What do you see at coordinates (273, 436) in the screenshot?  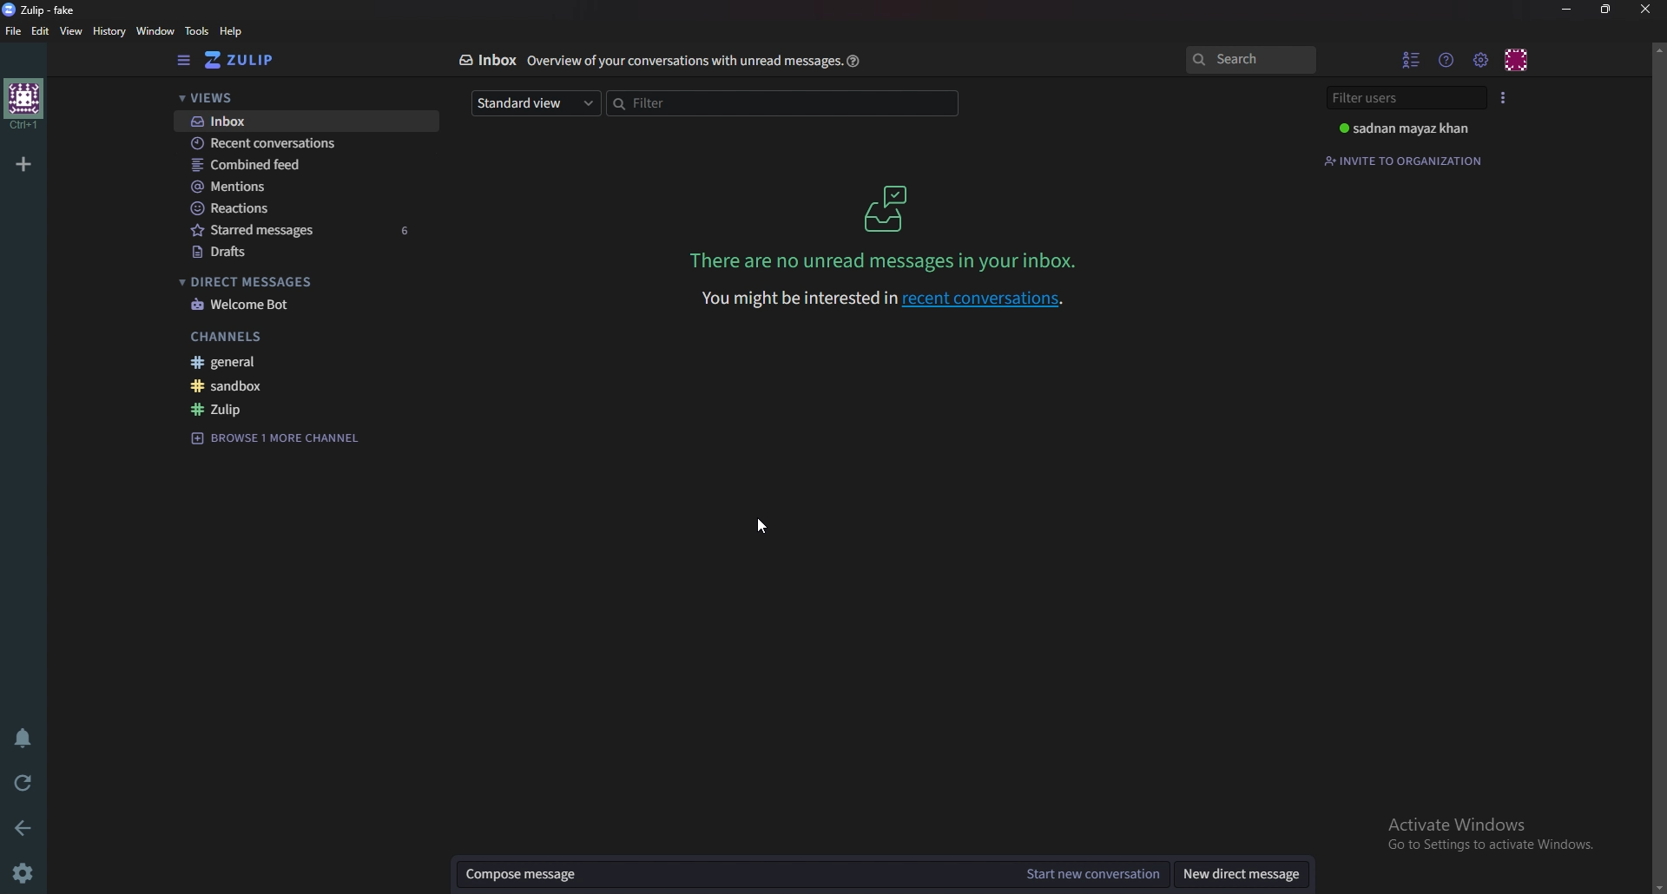 I see `Browse 1 More Channel ` at bounding box center [273, 436].